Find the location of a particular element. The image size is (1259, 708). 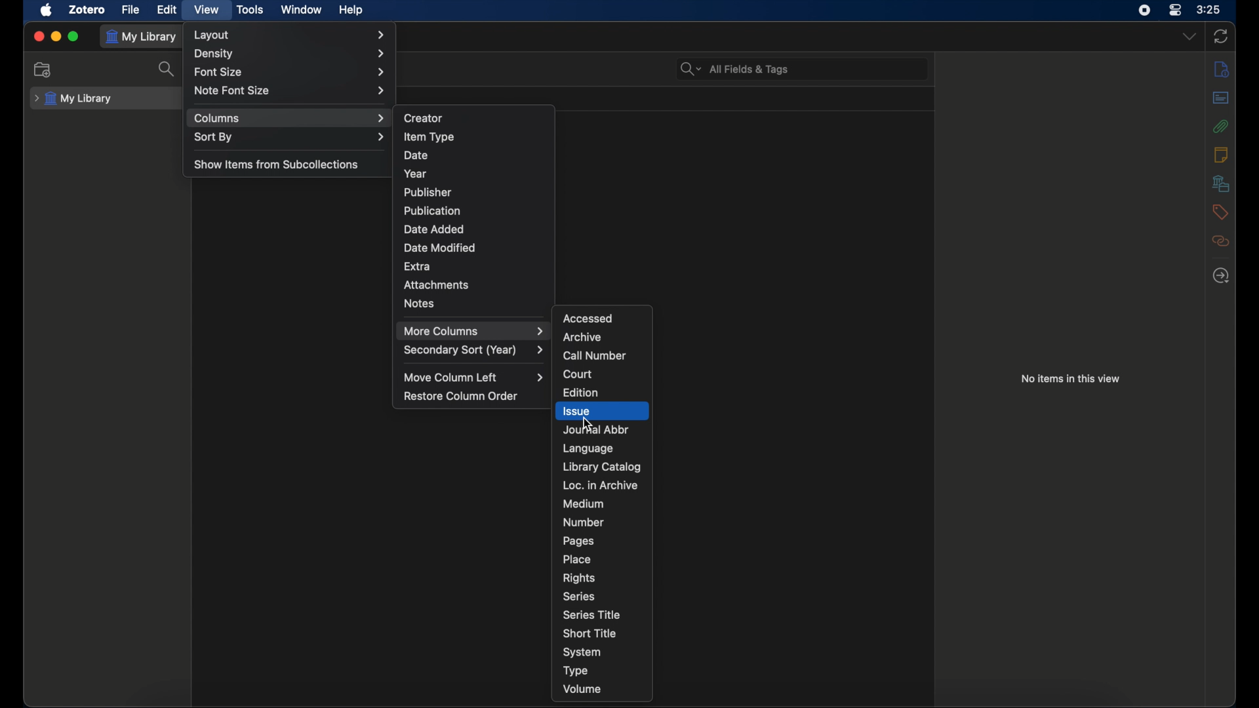

date added is located at coordinates (434, 229).